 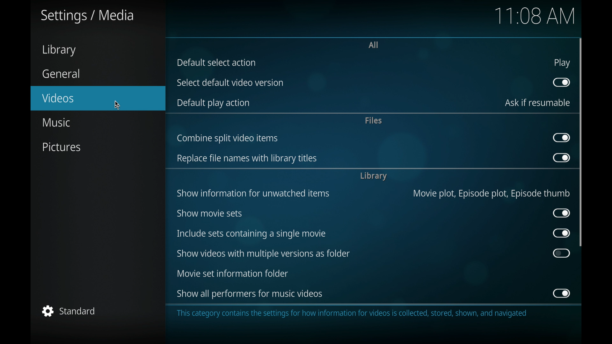 What do you see at coordinates (62, 74) in the screenshot?
I see `general` at bounding box center [62, 74].